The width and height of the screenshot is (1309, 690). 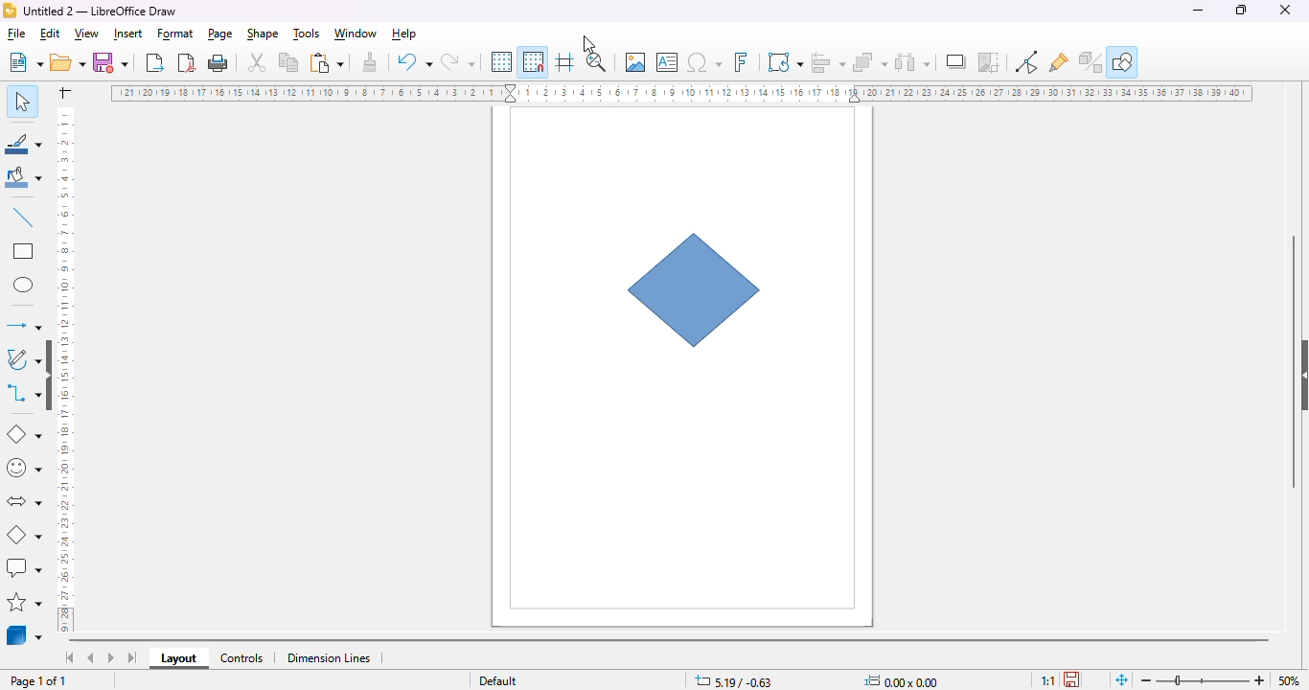 What do you see at coordinates (1300, 378) in the screenshot?
I see `show` at bounding box center [1300, 378].